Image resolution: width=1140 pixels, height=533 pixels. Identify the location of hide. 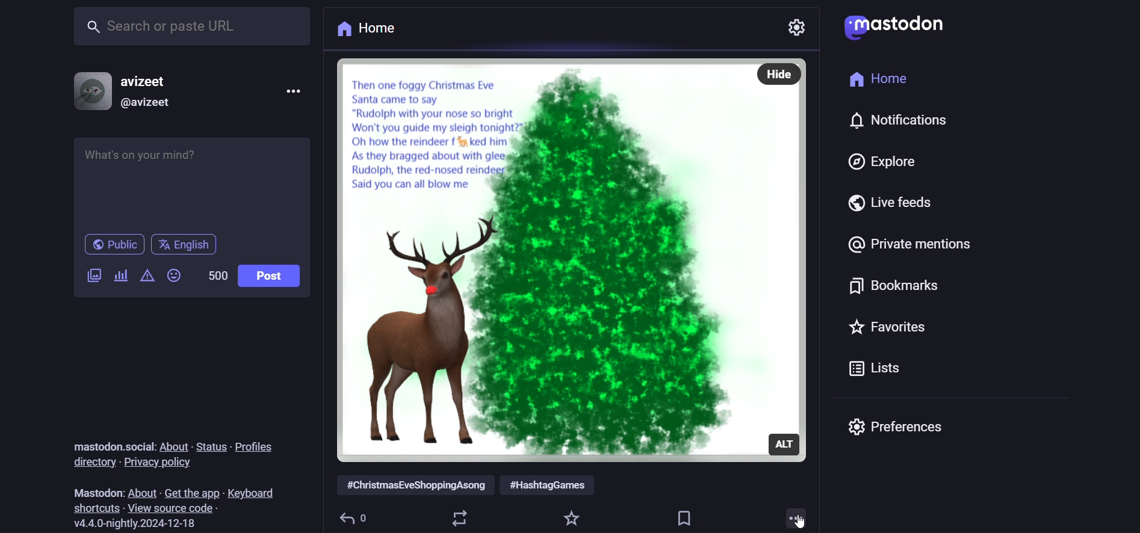
(778, 73).